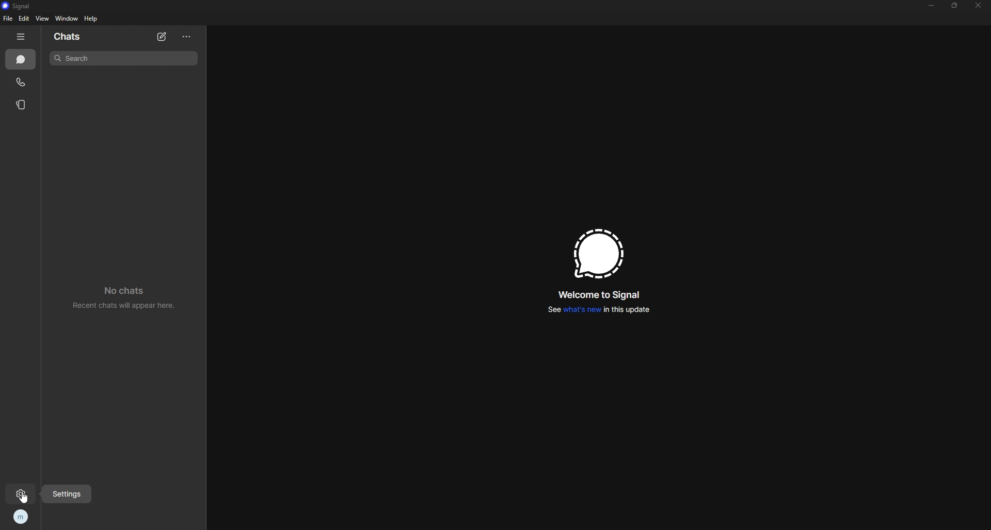 This screenshot has height=530, width=991. What do you see at coordinates (92, 19) in the screenshot?
I see `help` at bounding box center [92, 19].